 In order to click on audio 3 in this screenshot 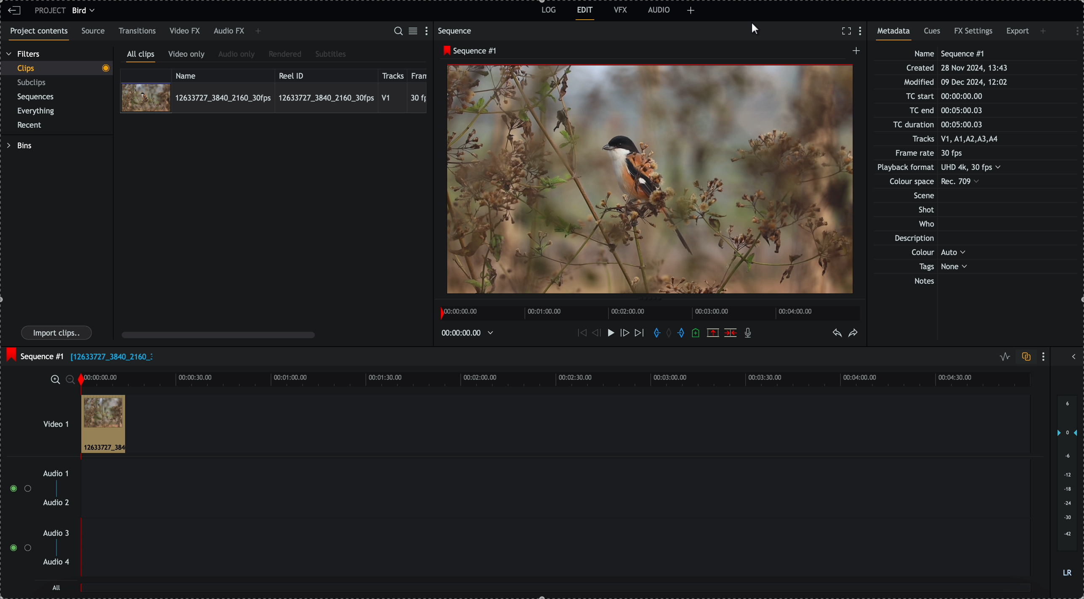, I will do `click(58, 533)`.